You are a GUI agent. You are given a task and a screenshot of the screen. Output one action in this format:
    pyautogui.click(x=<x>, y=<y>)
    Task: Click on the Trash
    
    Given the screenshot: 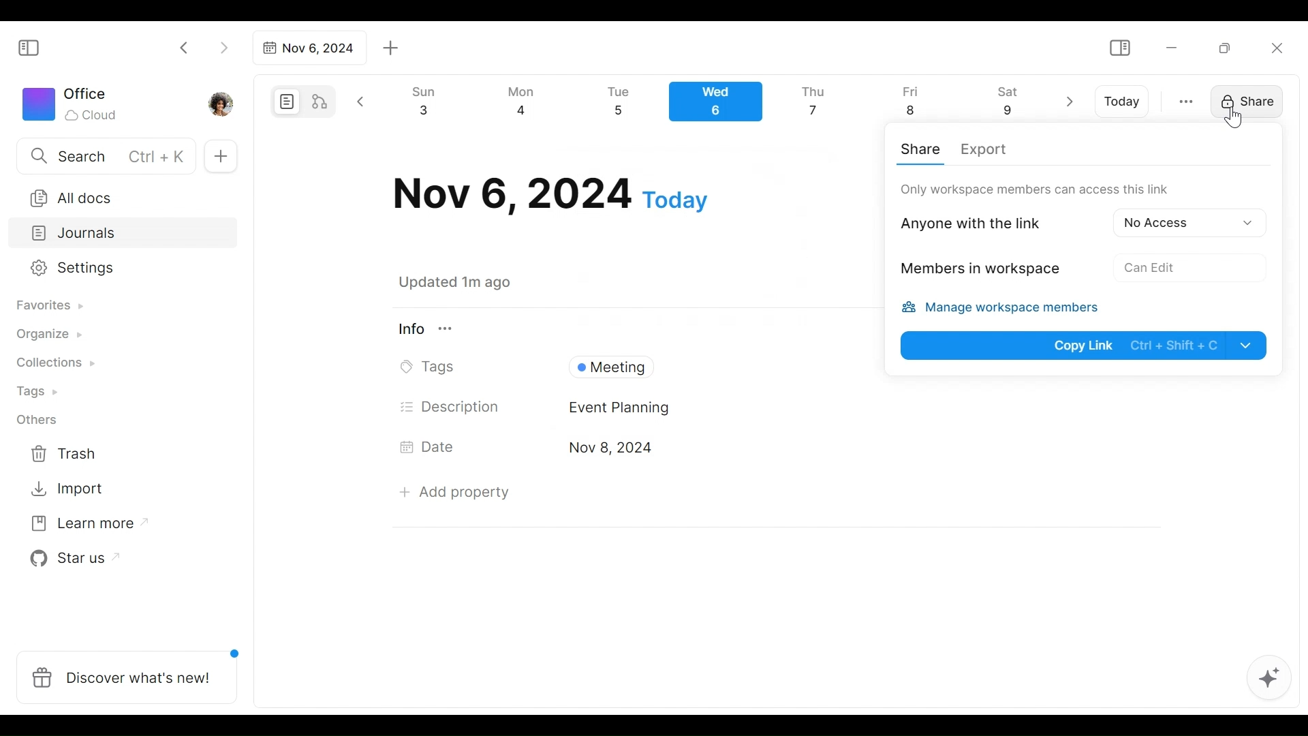 What is the action you would take?
    pyautogui.click(x=65, y=454)
    